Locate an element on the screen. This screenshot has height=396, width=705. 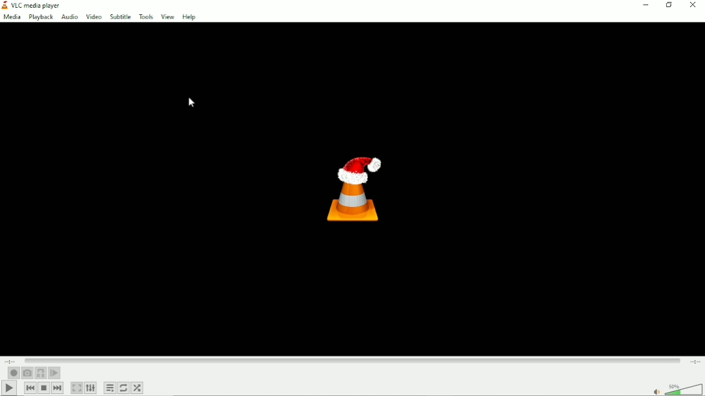
Total duration is located at coordinates (695, 364).